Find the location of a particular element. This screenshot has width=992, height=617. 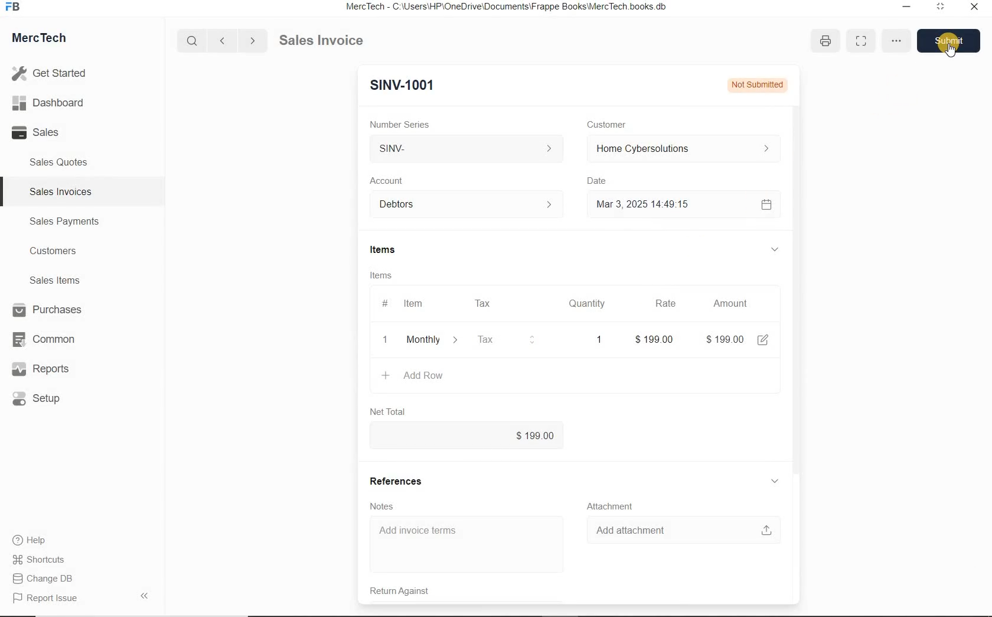

cursor is located at coordinates (952, 50).